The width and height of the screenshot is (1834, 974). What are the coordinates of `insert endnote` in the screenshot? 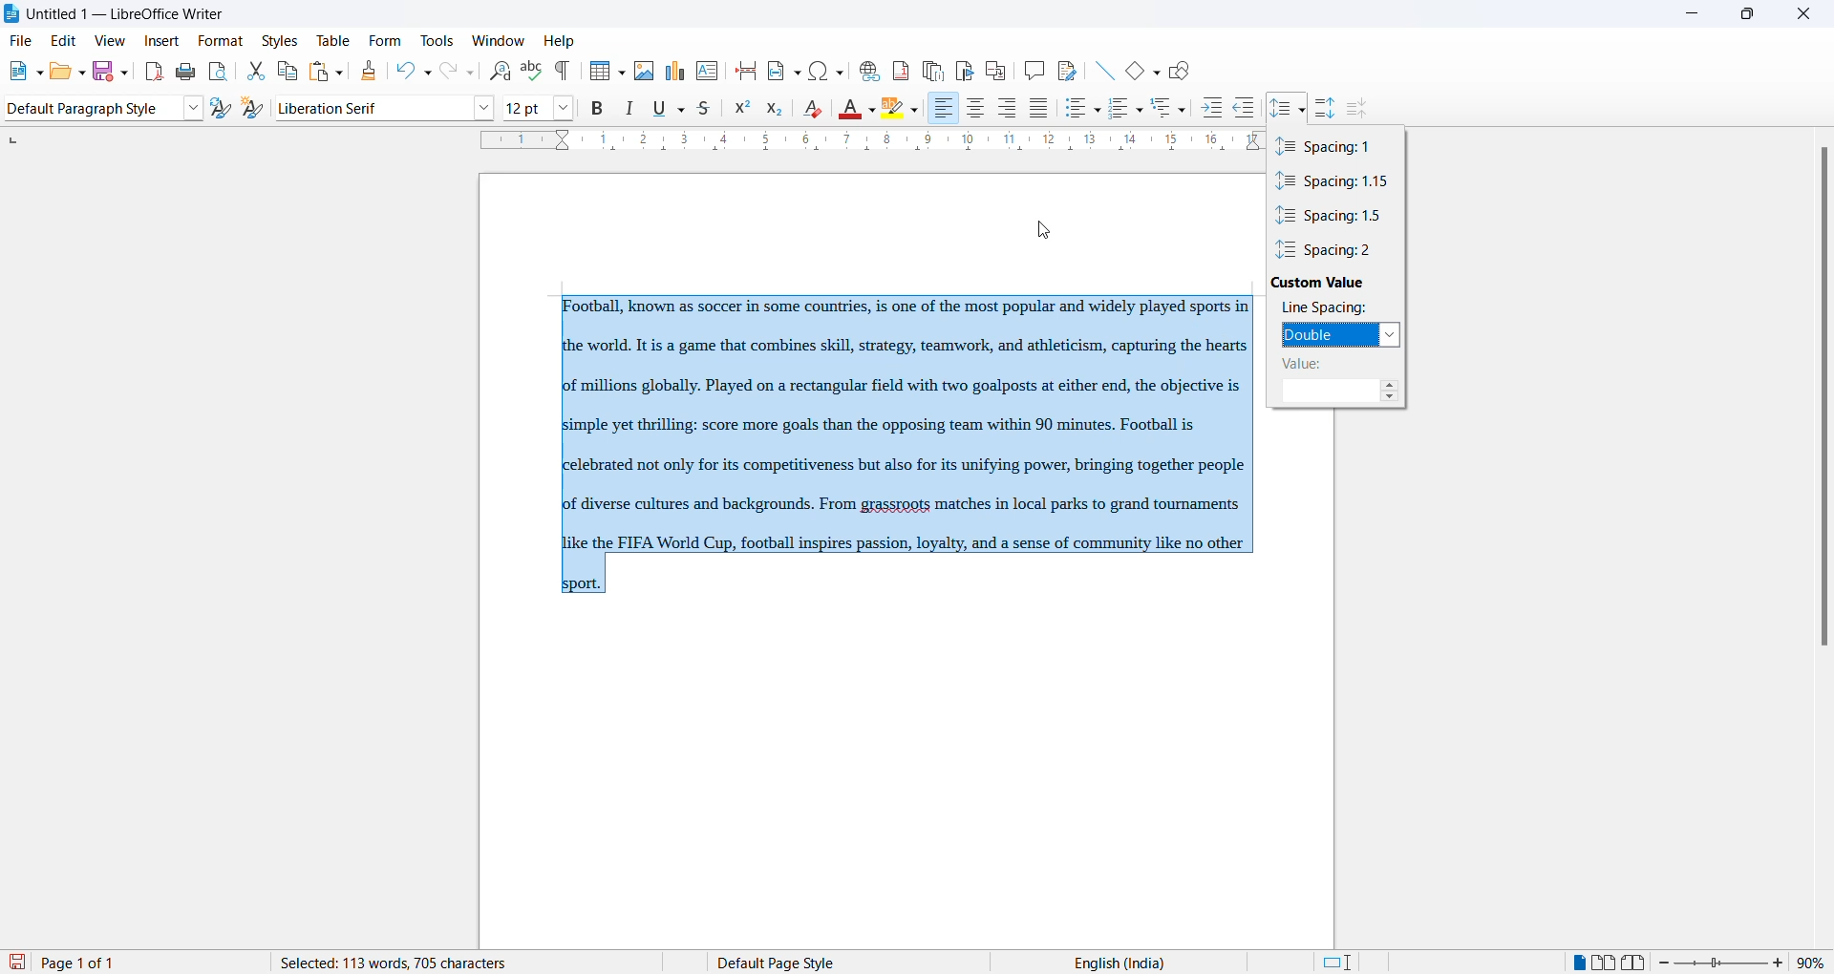 It's located at (933, 68).